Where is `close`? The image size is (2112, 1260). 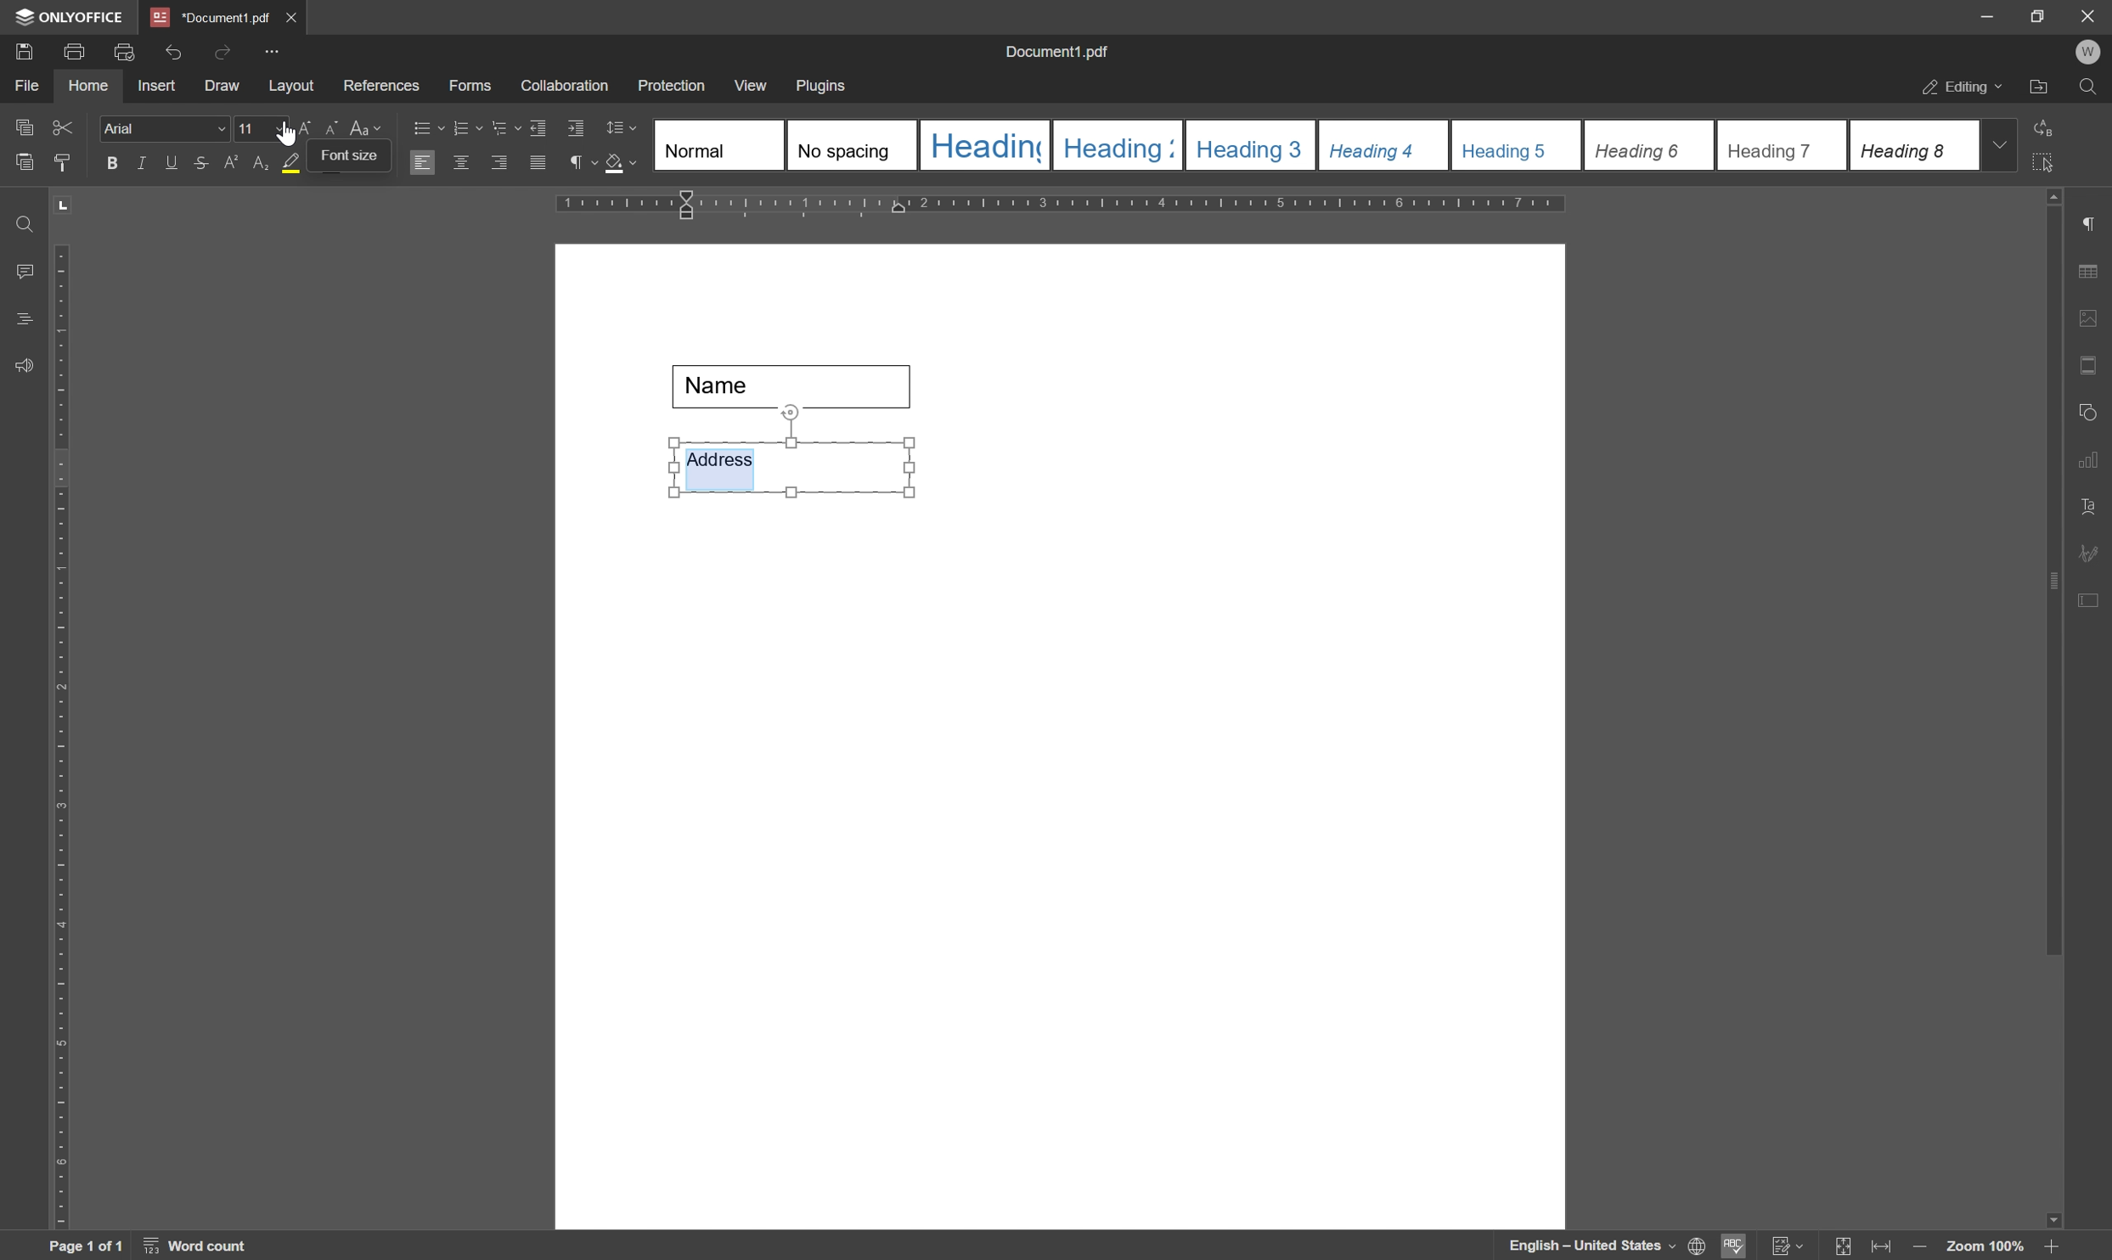
close is located at coordinates (293, 14).